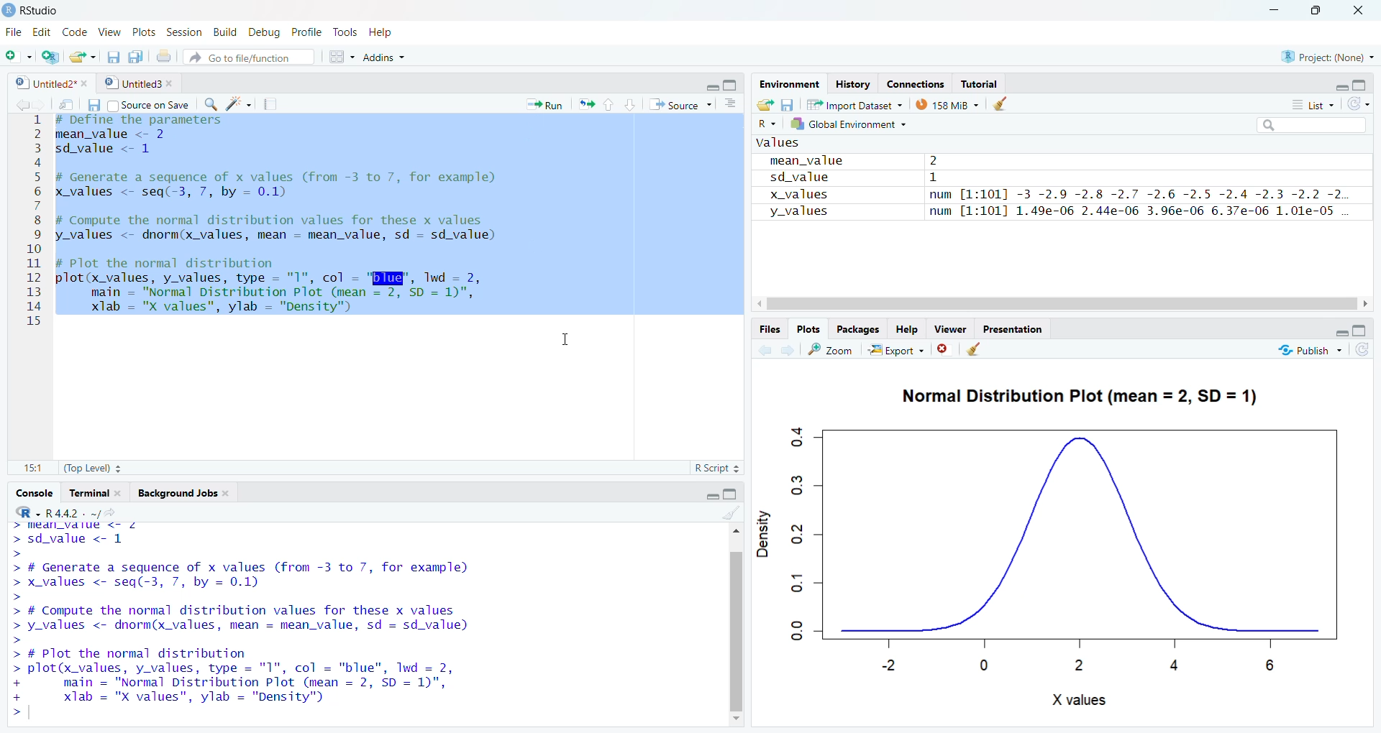 This screenshot has width=1381, height=733. What do you see at coordinates (47, 81) in the screenshot?
I see ` Untitled2` at bounding box center [47, 81].